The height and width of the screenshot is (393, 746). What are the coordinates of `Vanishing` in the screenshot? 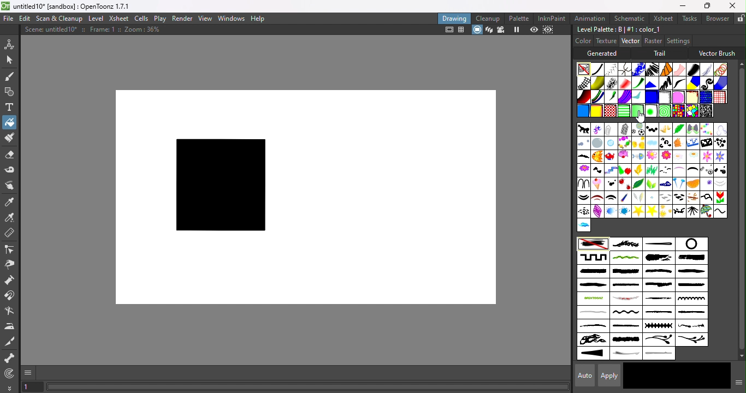 It's located at (692, 68).